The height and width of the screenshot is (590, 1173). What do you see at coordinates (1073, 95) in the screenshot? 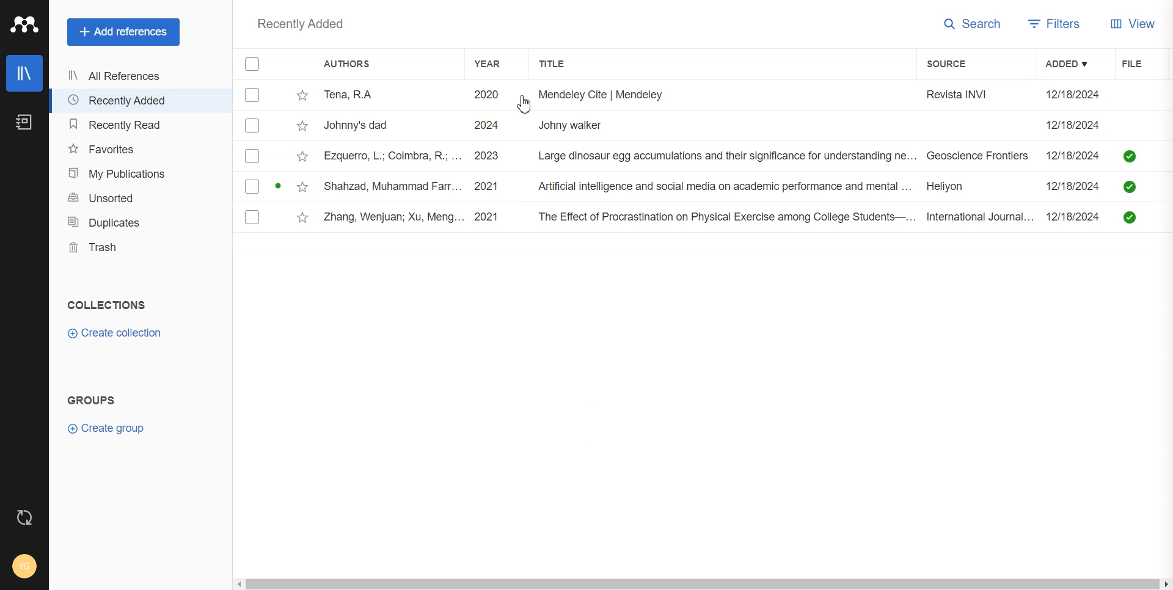
I see `12/18/2024` at bounding box center [1073, 95].